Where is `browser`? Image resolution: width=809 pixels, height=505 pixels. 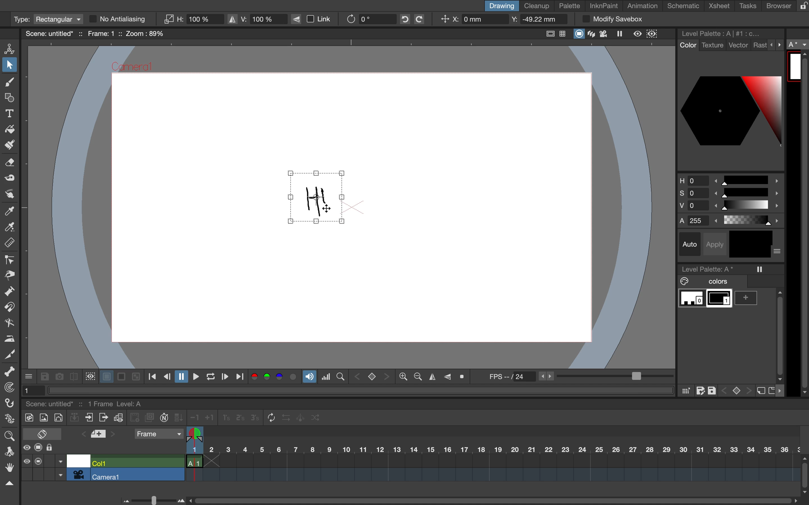
browser is located at coordinates (774, 5).